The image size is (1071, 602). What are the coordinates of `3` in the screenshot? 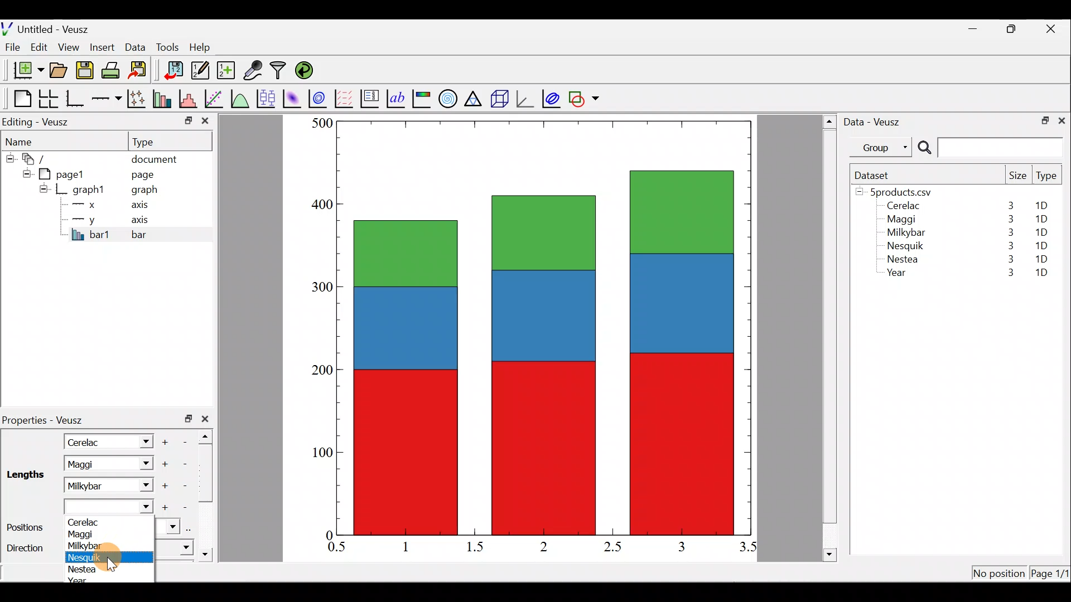 It's located at (1008, 219).